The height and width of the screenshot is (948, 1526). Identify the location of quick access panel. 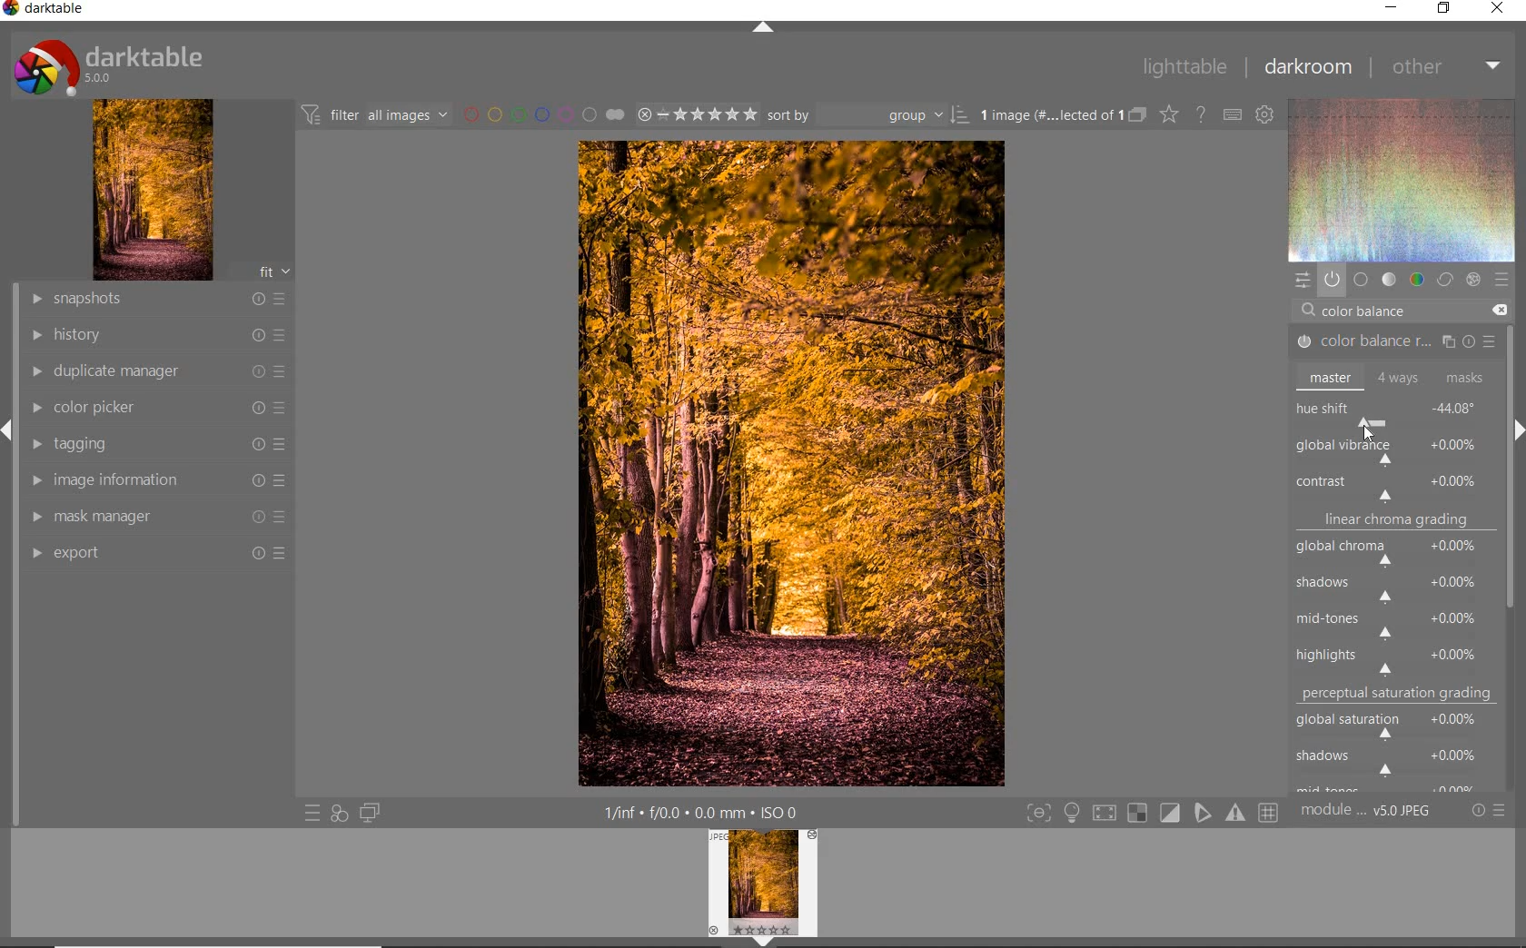
(1300, 280).